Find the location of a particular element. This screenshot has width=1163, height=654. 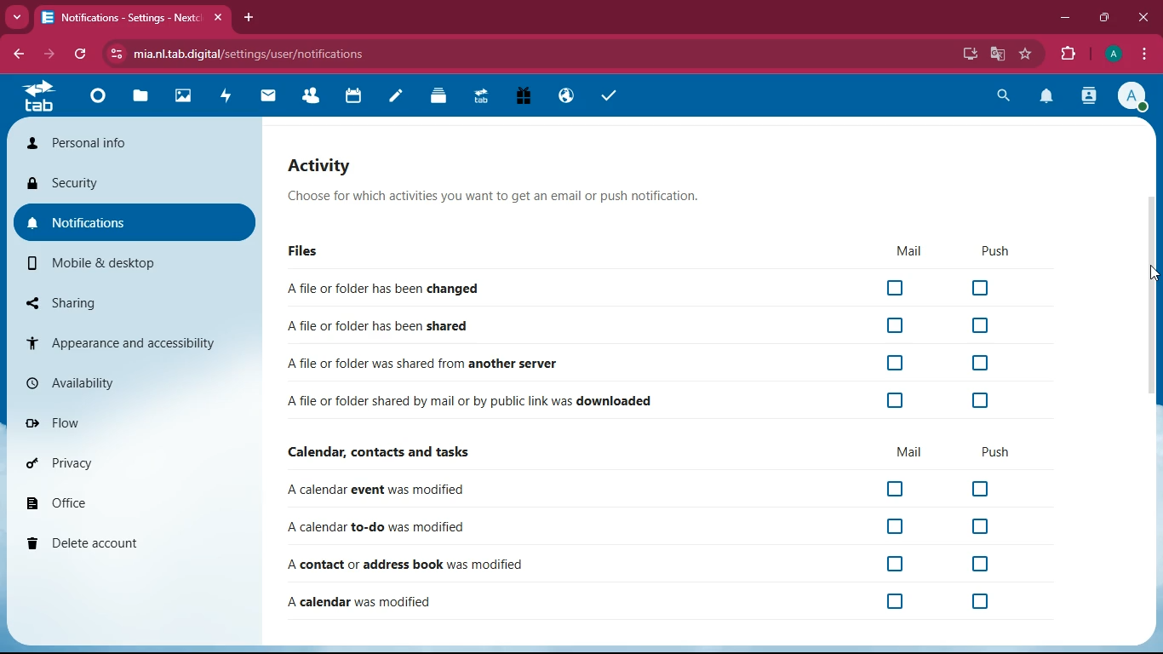

privacy is located at coordinates (132, 459).